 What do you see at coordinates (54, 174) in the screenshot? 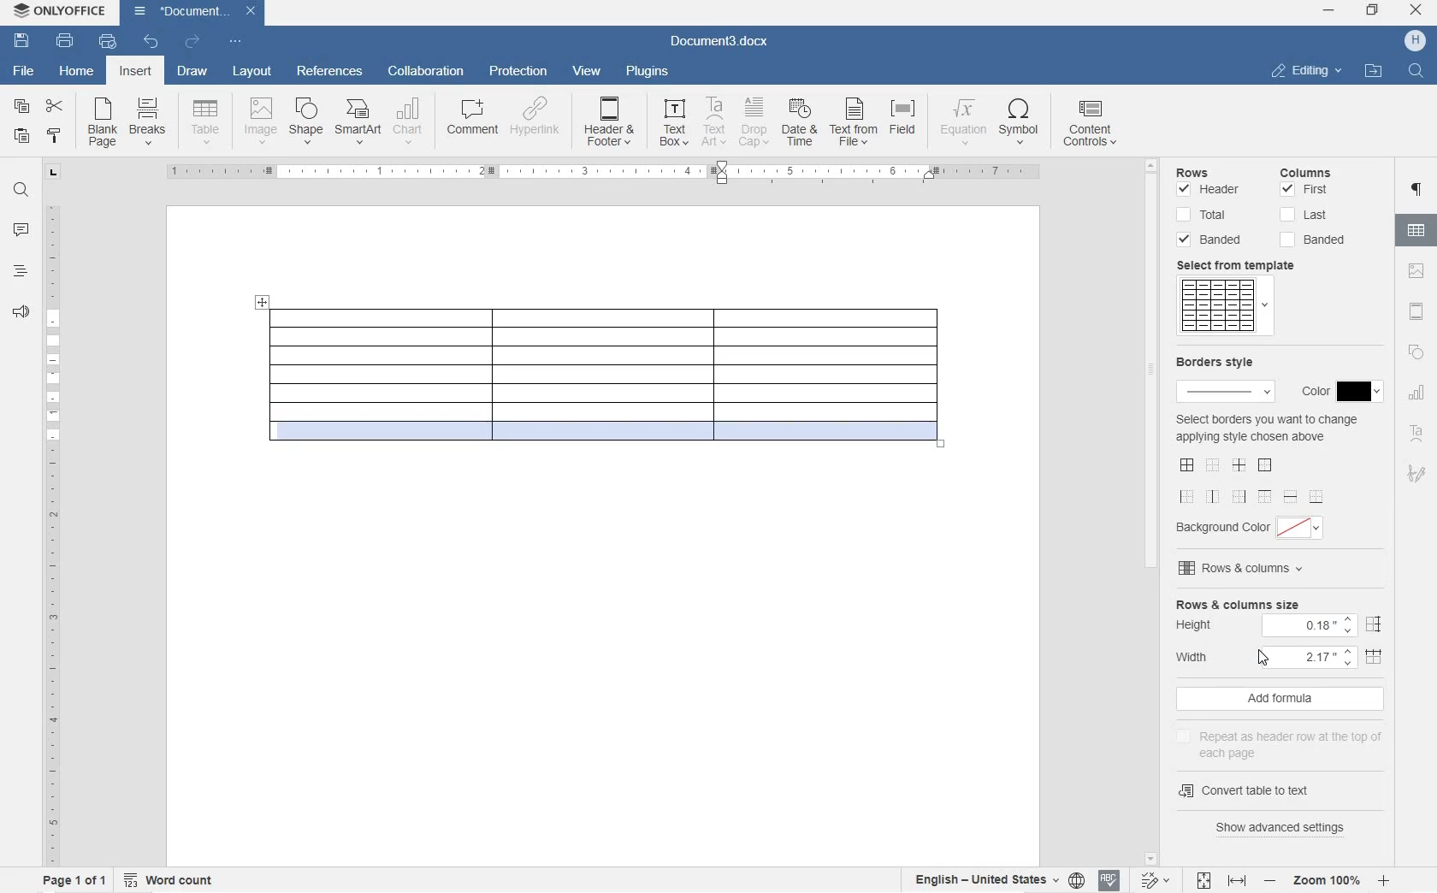
I see `TAB` at bounding box center [54, 174].